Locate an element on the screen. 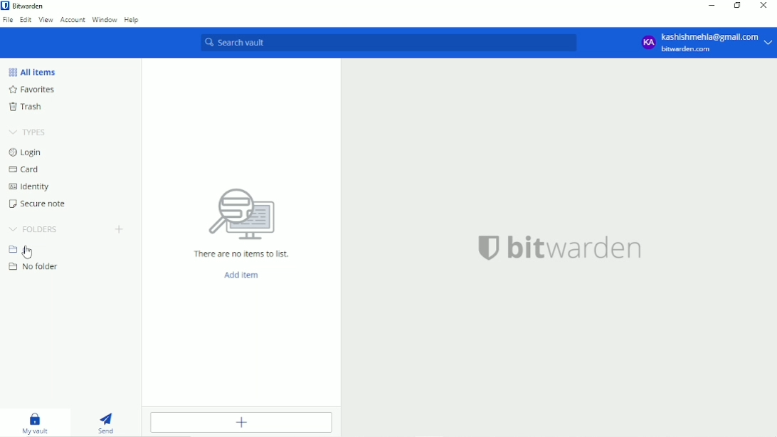 The height and width of the screenshot is (437, 777). Login is located at coordinates (28, 152).